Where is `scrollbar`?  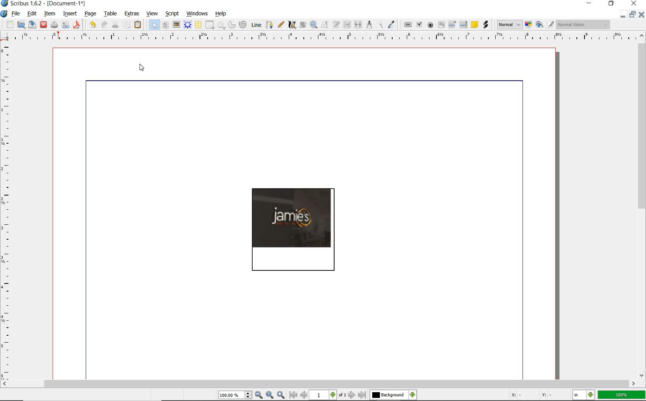 scrollbar is located at coordinates (642, 205).